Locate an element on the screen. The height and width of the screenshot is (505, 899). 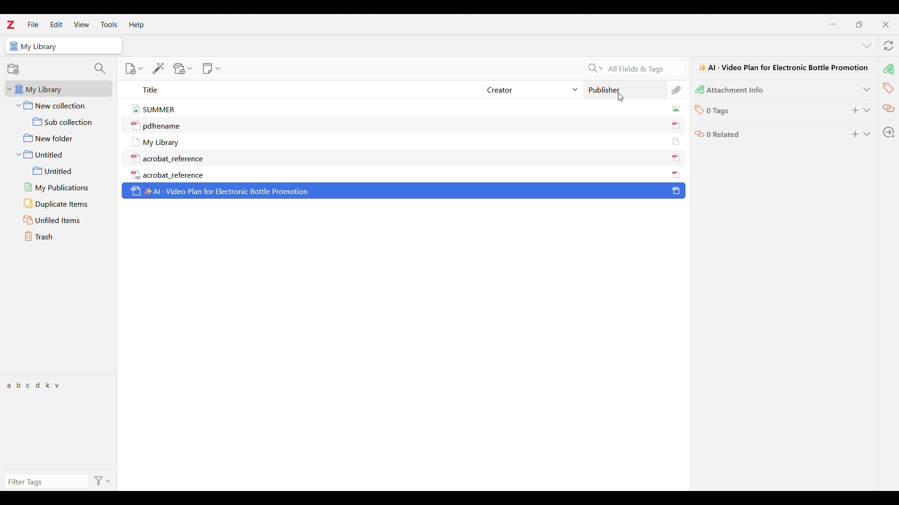
Attachment info is located at coordinates (888, 69).